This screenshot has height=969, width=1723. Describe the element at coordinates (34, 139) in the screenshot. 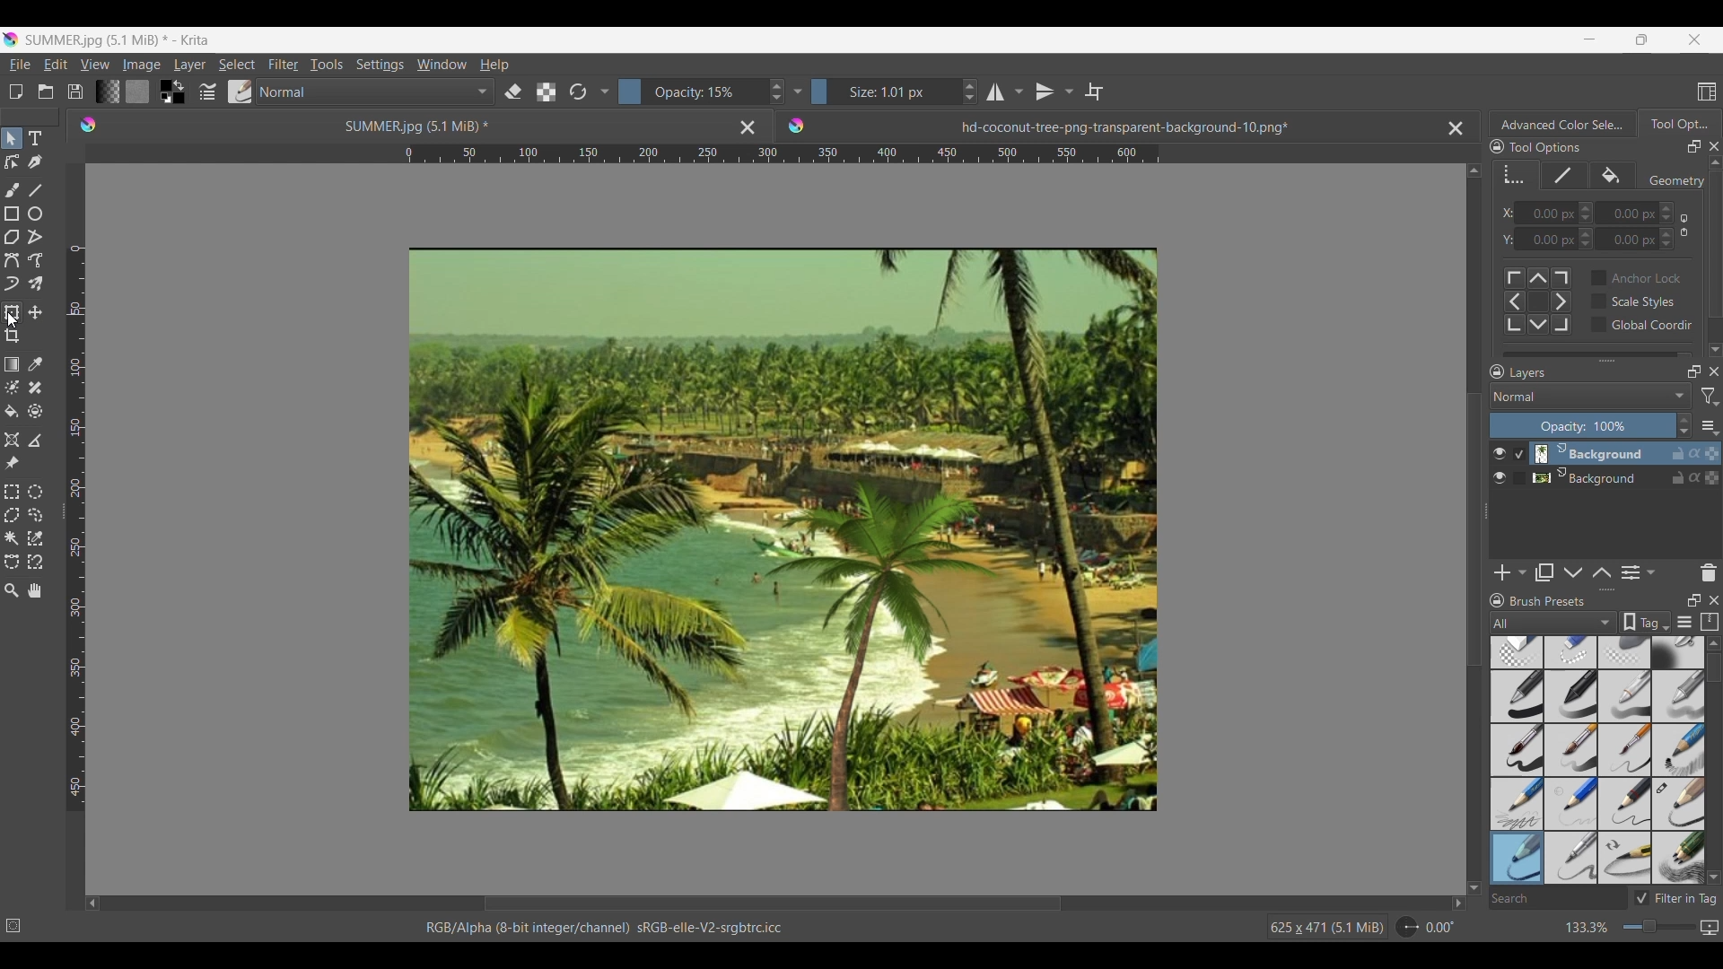

I see `Text tool` at that location.